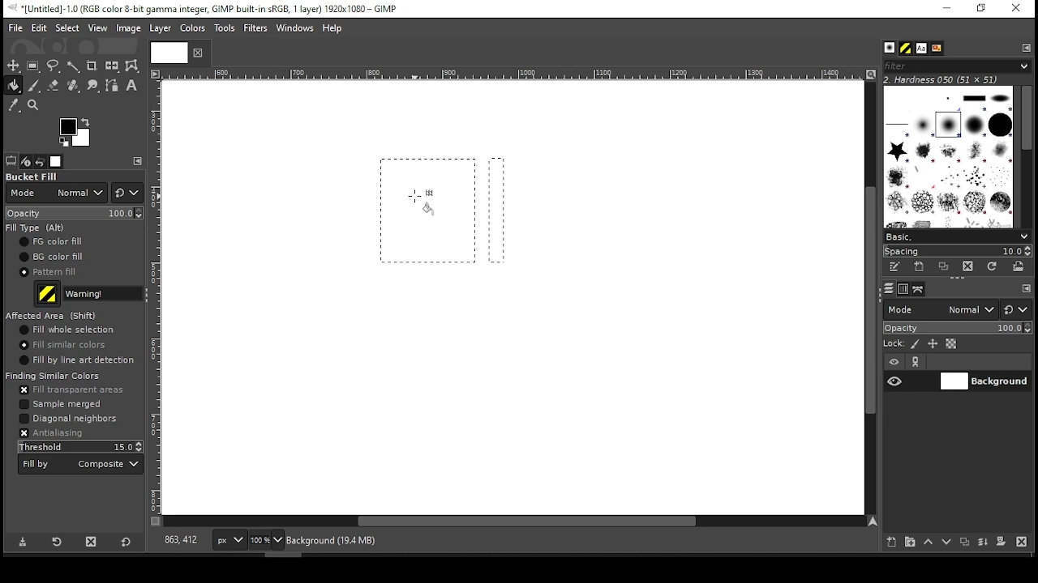 This screenshot has width=1038, height=583. Describe the element at coordinates (131, 87) in the screenshot. I see `text tool` at that location.